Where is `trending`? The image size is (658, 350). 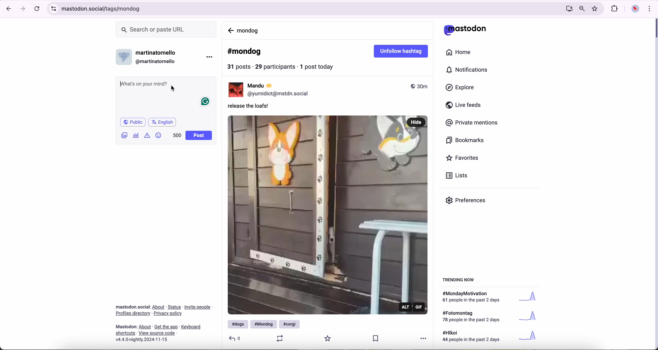 trending is located at coordinates (460, 281).